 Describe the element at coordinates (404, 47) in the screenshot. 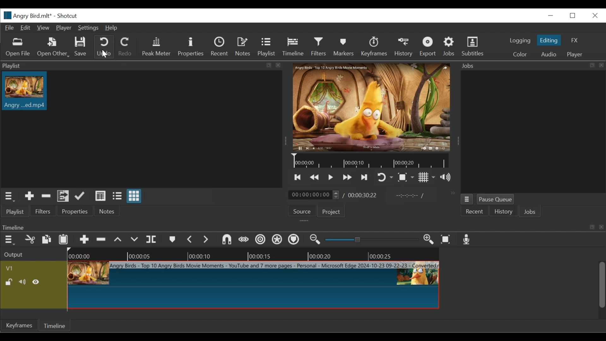

I see `History` at that location.